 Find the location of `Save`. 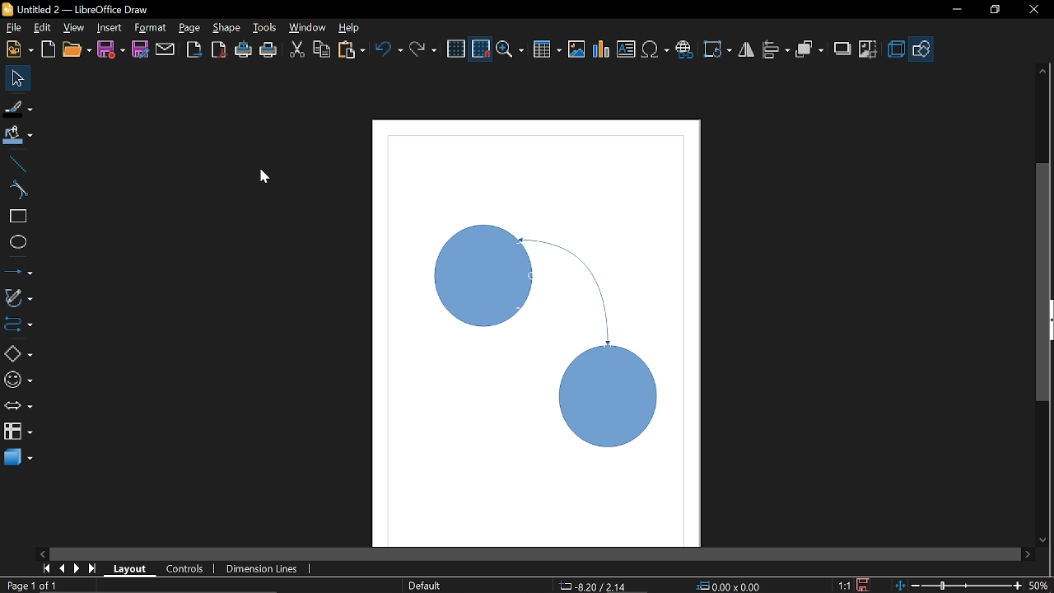

Save is located at coordinates (110, 49).